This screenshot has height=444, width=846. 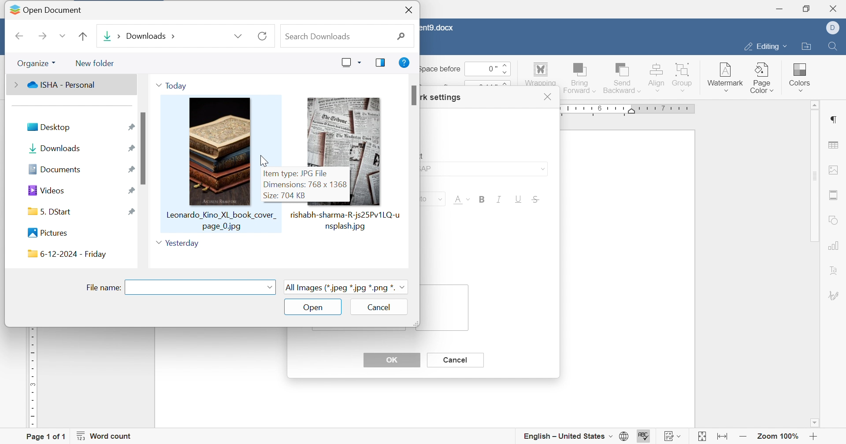 What do you see at coordinates (55, 85) in the screenshot?
I see `ISHA - personal` at bounding box center [55, 85].